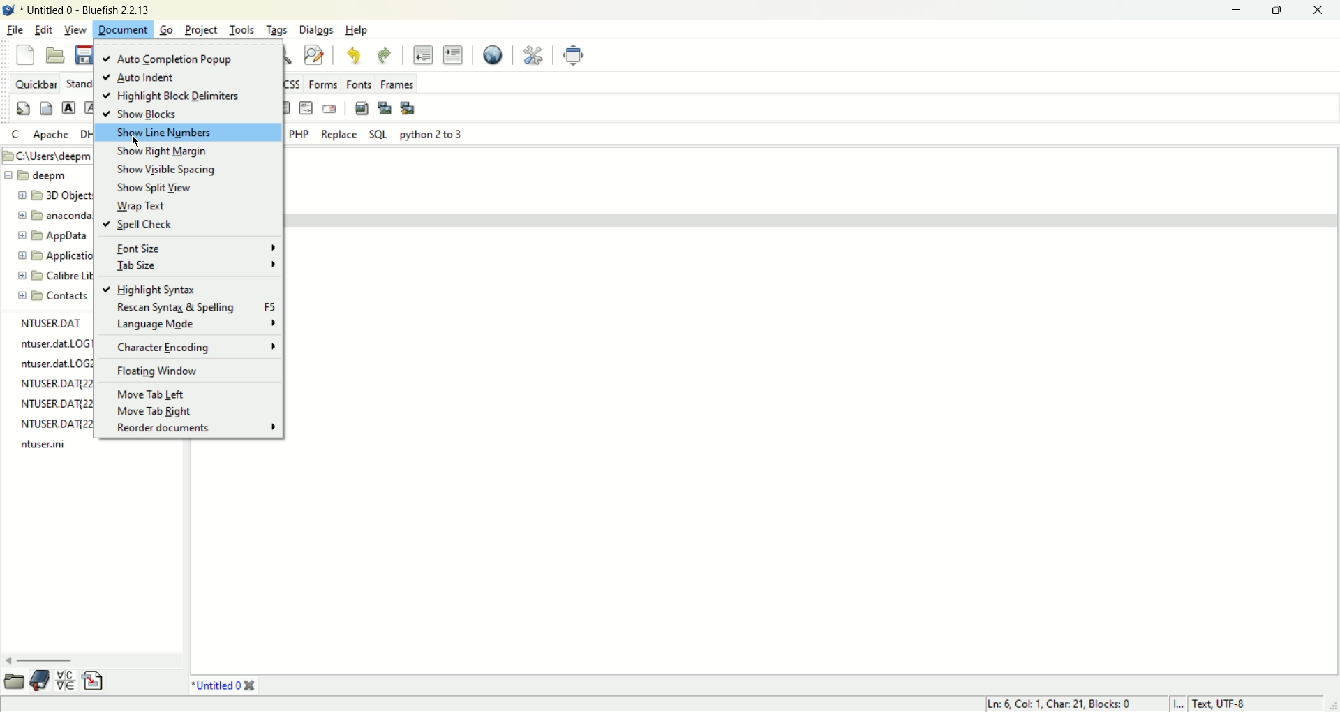 The image size is (1340, 712). I want to click on minimize, so click(1237, 10).